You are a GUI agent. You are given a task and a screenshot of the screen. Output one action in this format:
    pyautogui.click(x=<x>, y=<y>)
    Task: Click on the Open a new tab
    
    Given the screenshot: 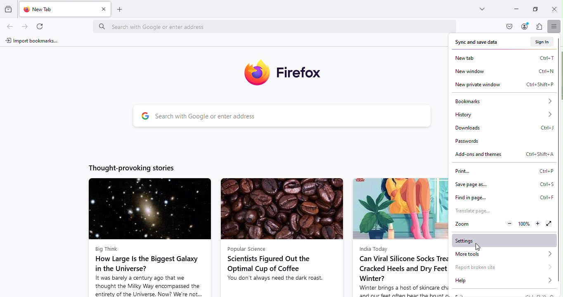 What is the action you would take?
    pyautogui.click(x=120, y=9)
    